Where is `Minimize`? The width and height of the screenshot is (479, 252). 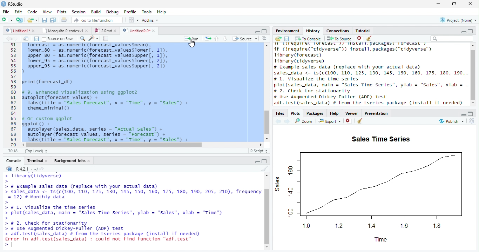 Minimize is located at coordinates (256, 161).